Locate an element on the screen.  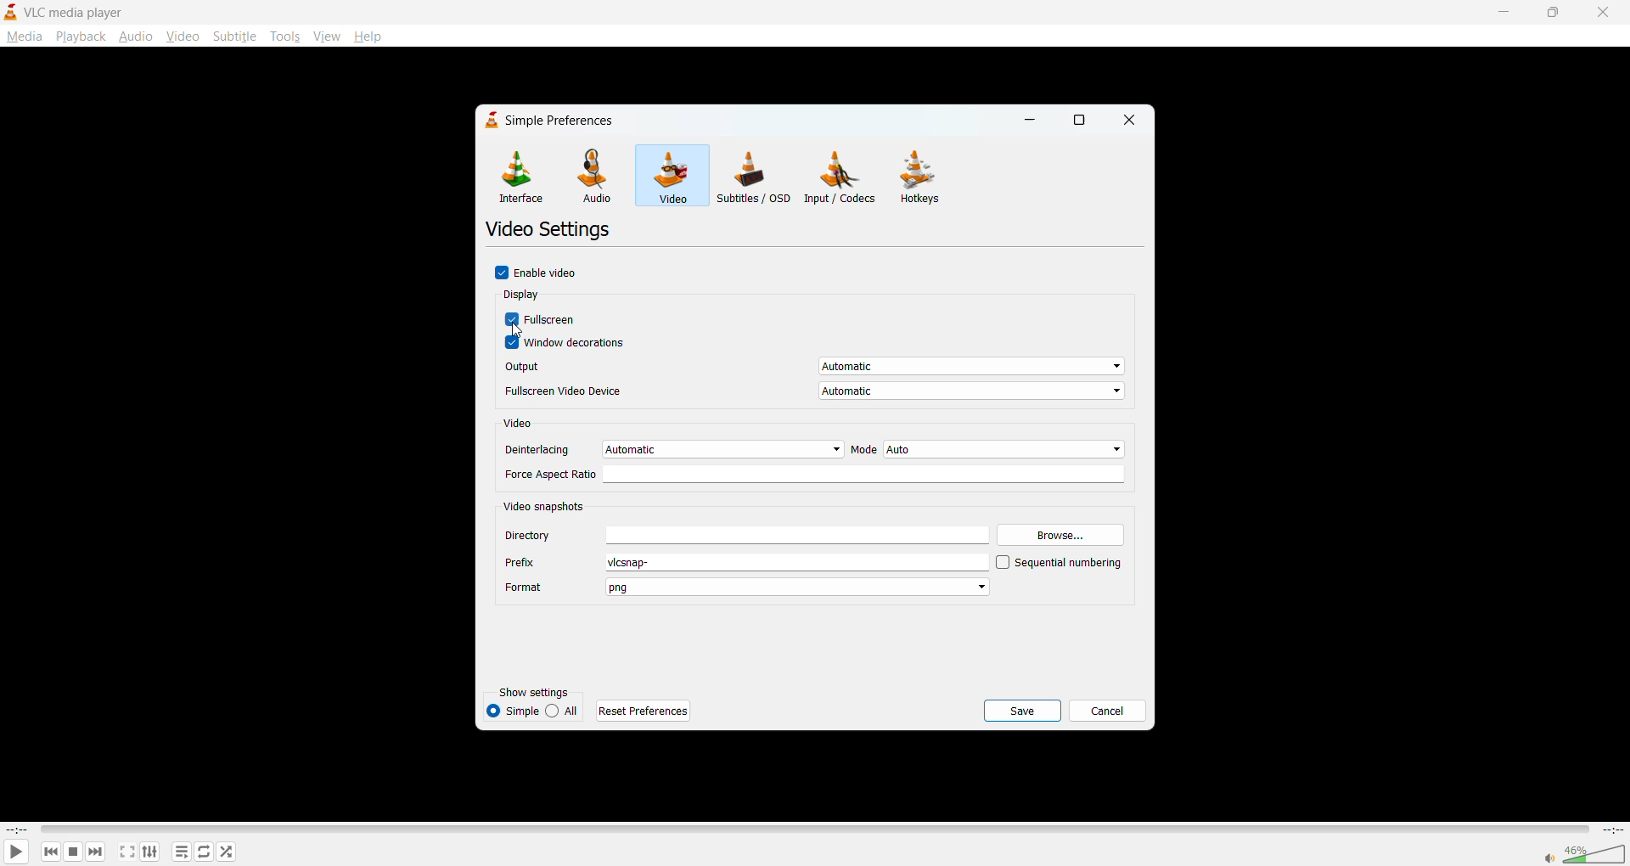
directory is located at coordinates (746, 535).